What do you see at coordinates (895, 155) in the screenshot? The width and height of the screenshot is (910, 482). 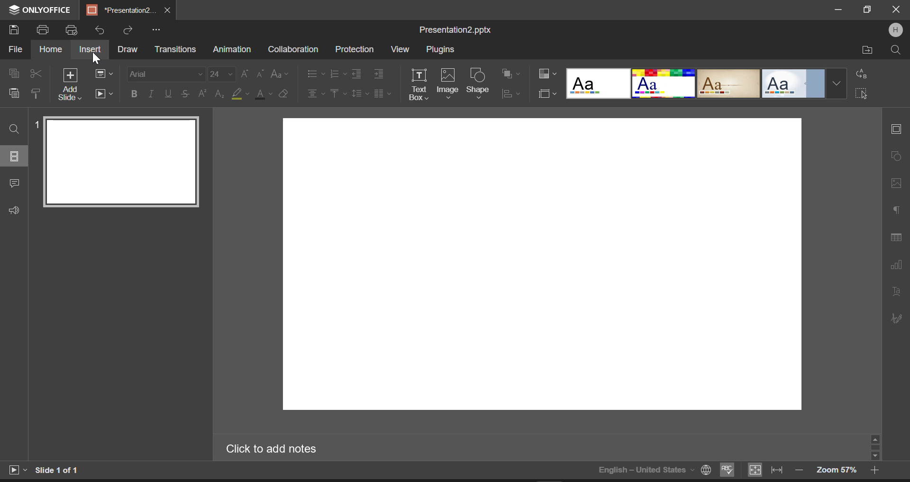 I see `Shape Settings` at bounding box center [895, 155].